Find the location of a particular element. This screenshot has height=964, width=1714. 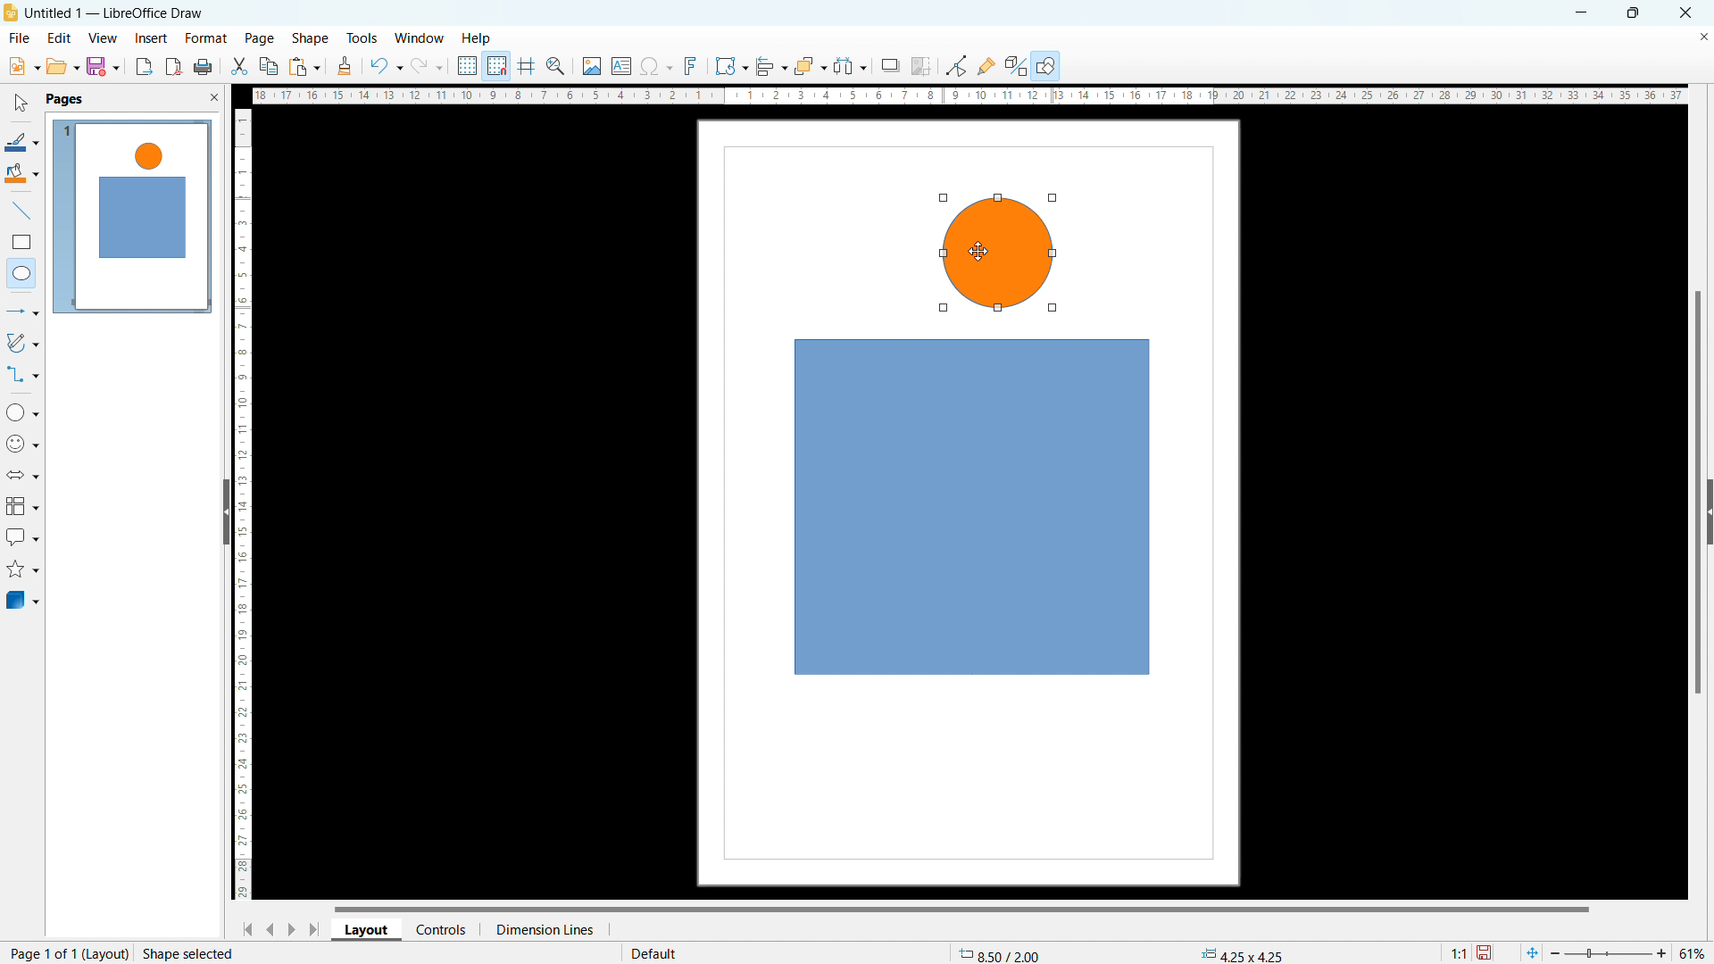

print is located at coordinates (202, 68).